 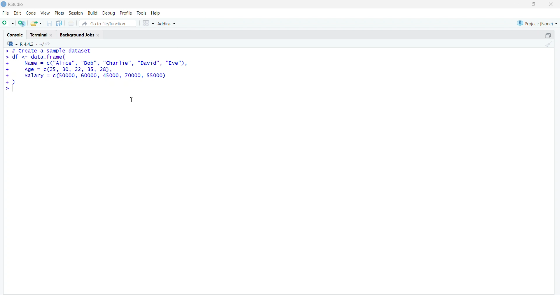 I want to click on view the current working directory, so click(x=48, y=44).